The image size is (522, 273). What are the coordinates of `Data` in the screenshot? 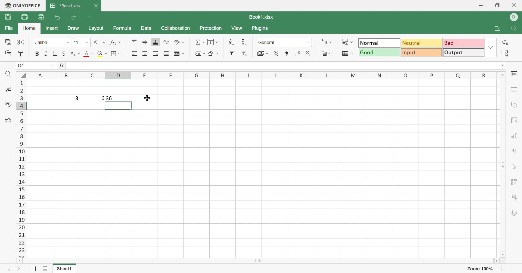 It's located at (145, 28).